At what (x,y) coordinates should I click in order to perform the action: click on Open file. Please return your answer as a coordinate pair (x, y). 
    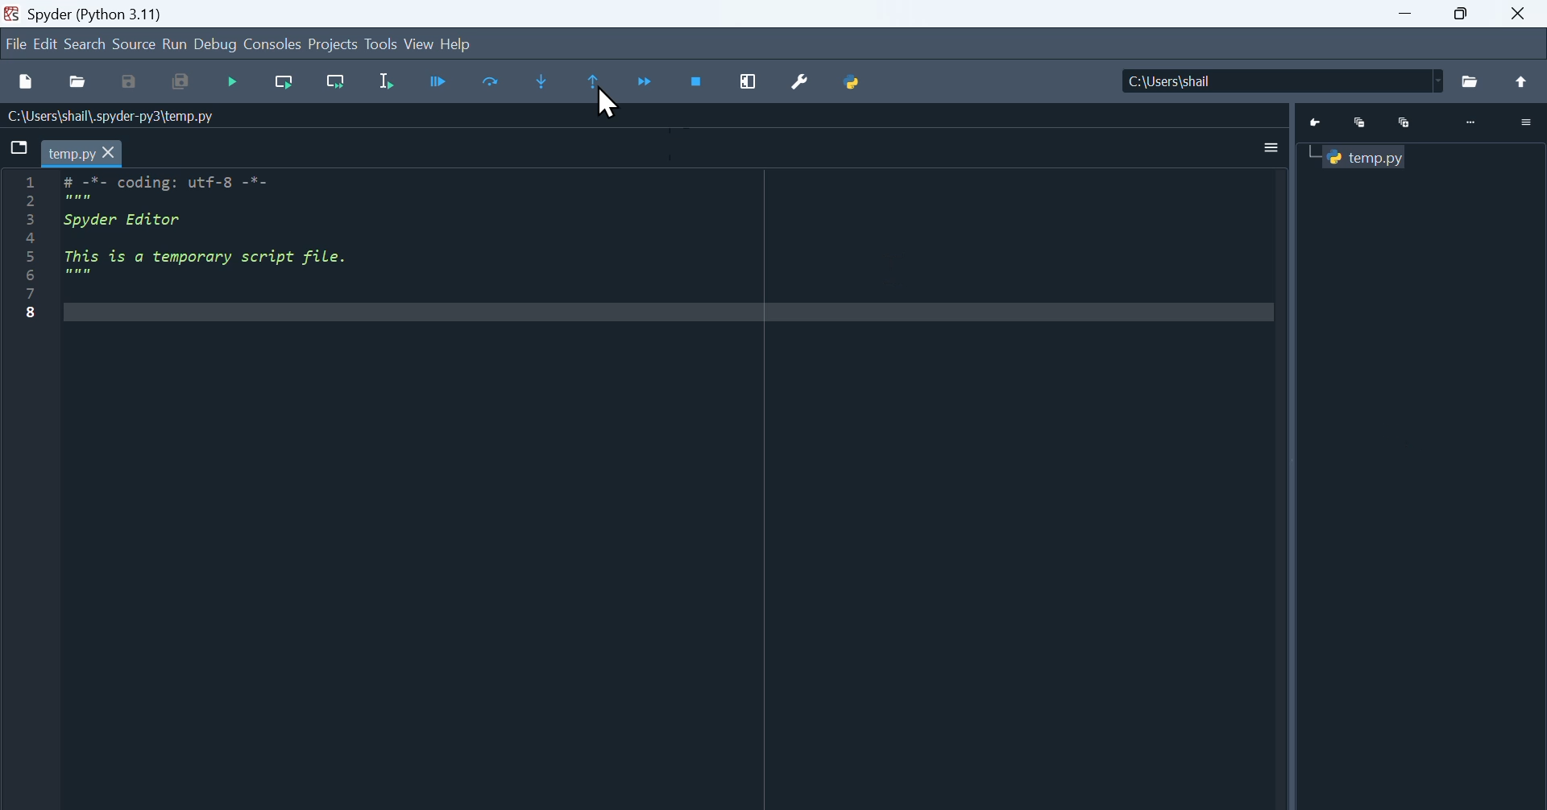
    Looking at the image, I should click on (77, 81).